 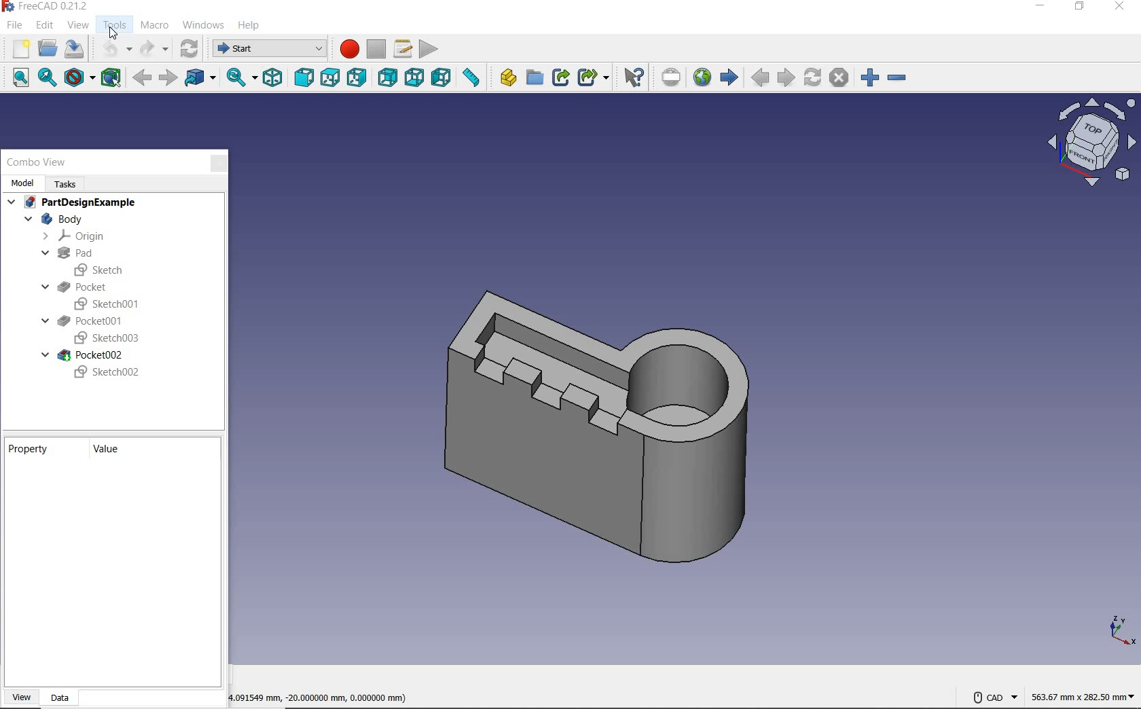 I want to click on Pocket, so click(x=93, y=284).